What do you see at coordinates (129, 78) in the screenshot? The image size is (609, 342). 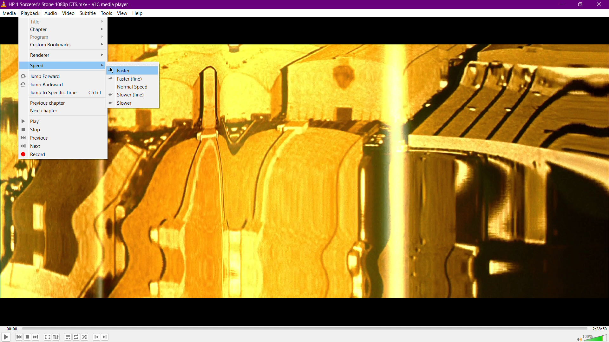 I see `Faster (fine)` at bounding box center [129, 78].